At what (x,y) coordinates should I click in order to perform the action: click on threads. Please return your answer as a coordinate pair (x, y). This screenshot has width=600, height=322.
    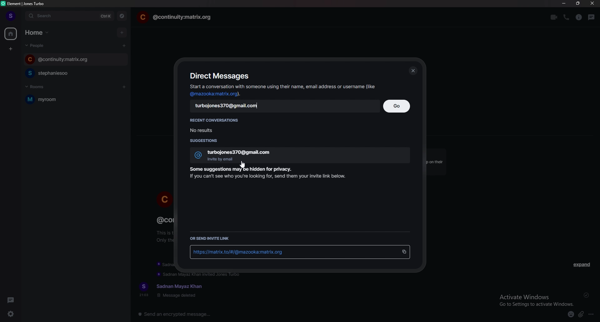
    Looking at the image, I should click on (11, 300).